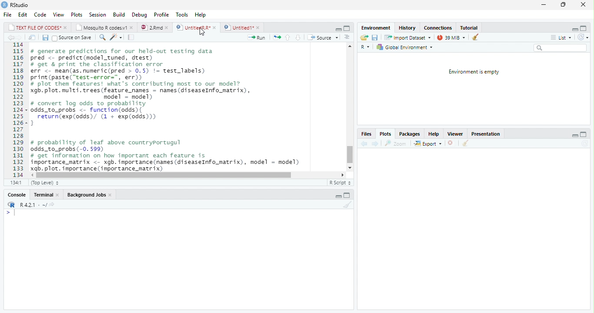  What do you see at coordinates (583, 133) in the screenshot?
I see `Maximize` at bounding box center [583, 133].